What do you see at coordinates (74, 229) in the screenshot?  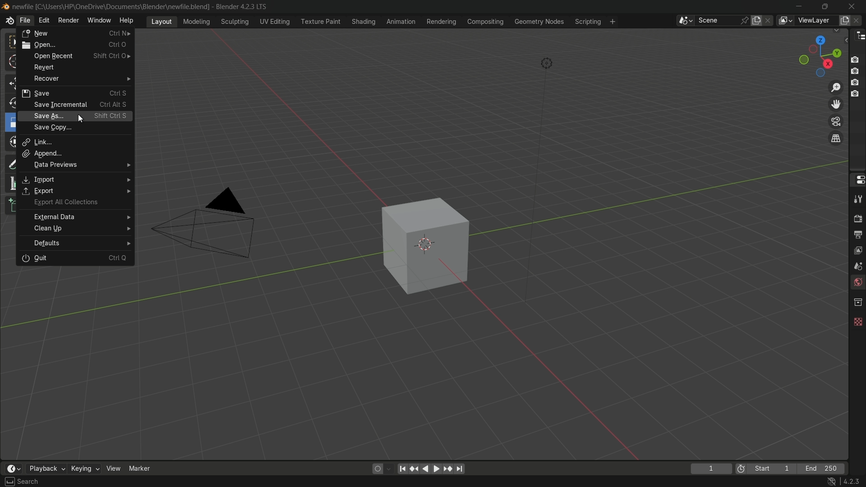 I see `clean up` at bounding box center [74, 229].